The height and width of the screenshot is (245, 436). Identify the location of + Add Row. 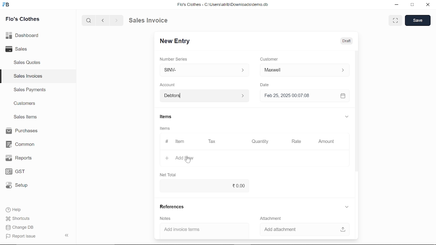
(181, 158).